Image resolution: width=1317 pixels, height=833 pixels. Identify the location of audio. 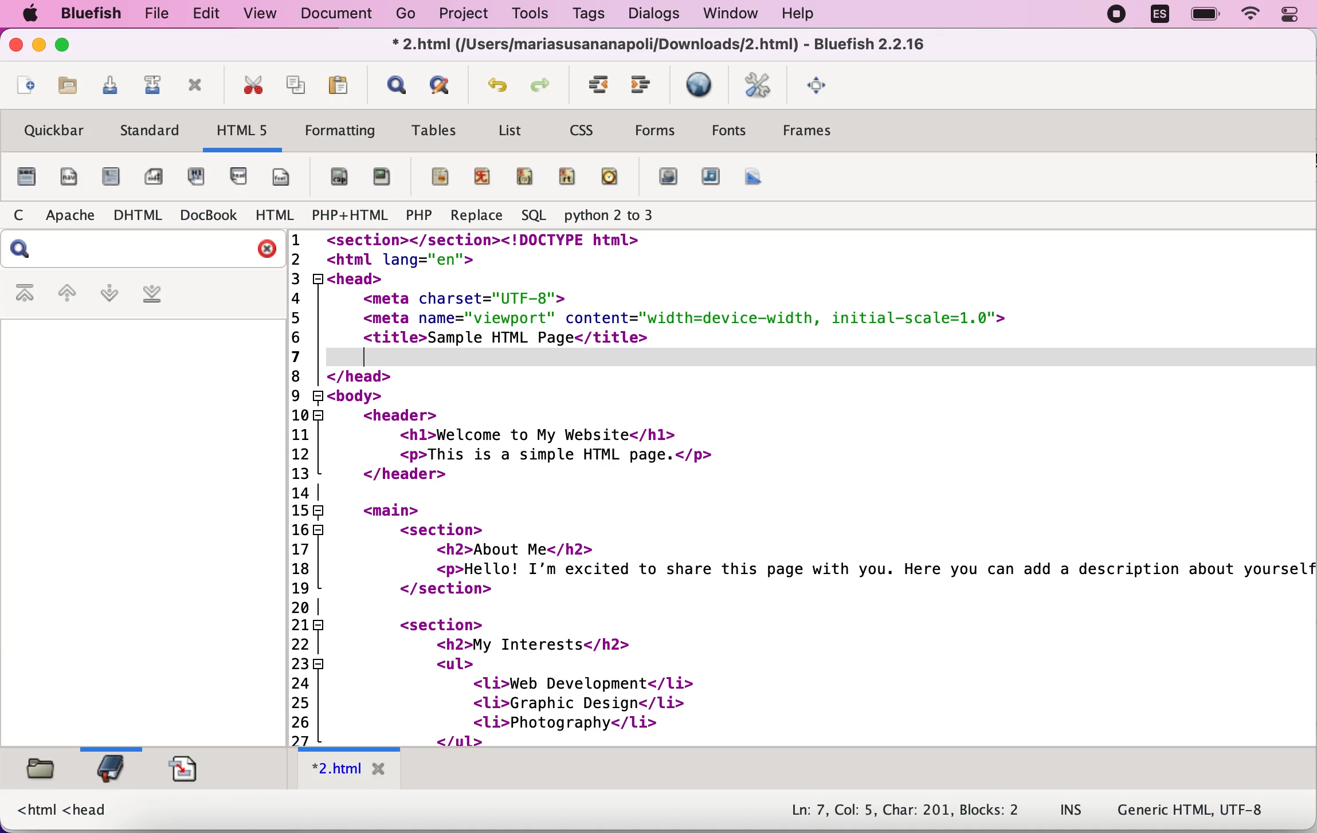
(711, 176).